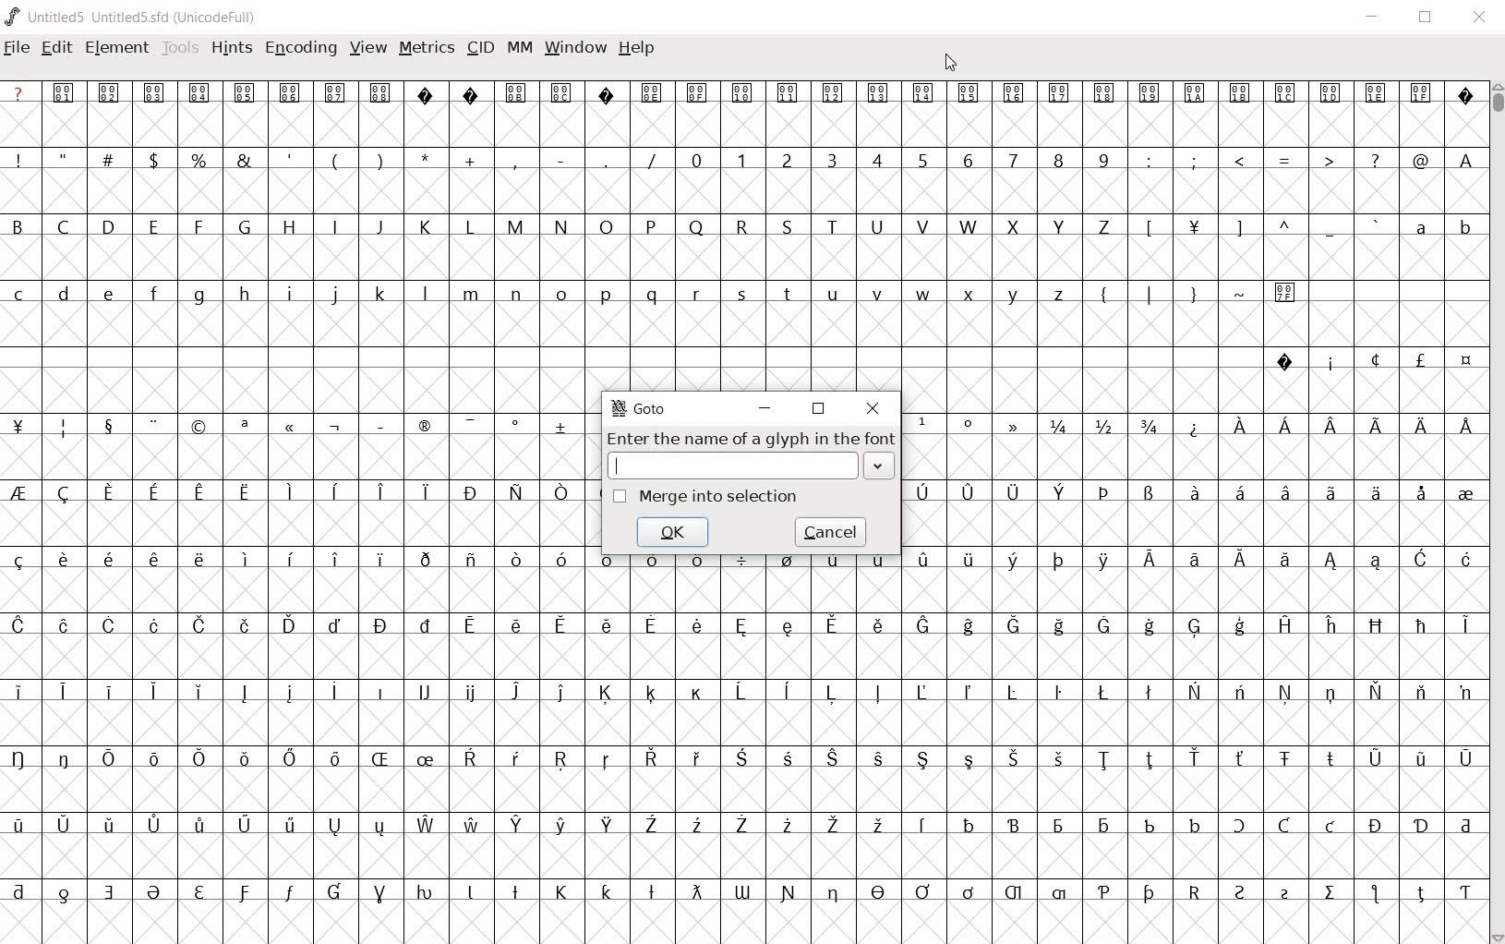 The width and height of the screenshot is (1505, 944). Describe the element at coordinates (289, 295) in the screenshot. I see `i` at that location.